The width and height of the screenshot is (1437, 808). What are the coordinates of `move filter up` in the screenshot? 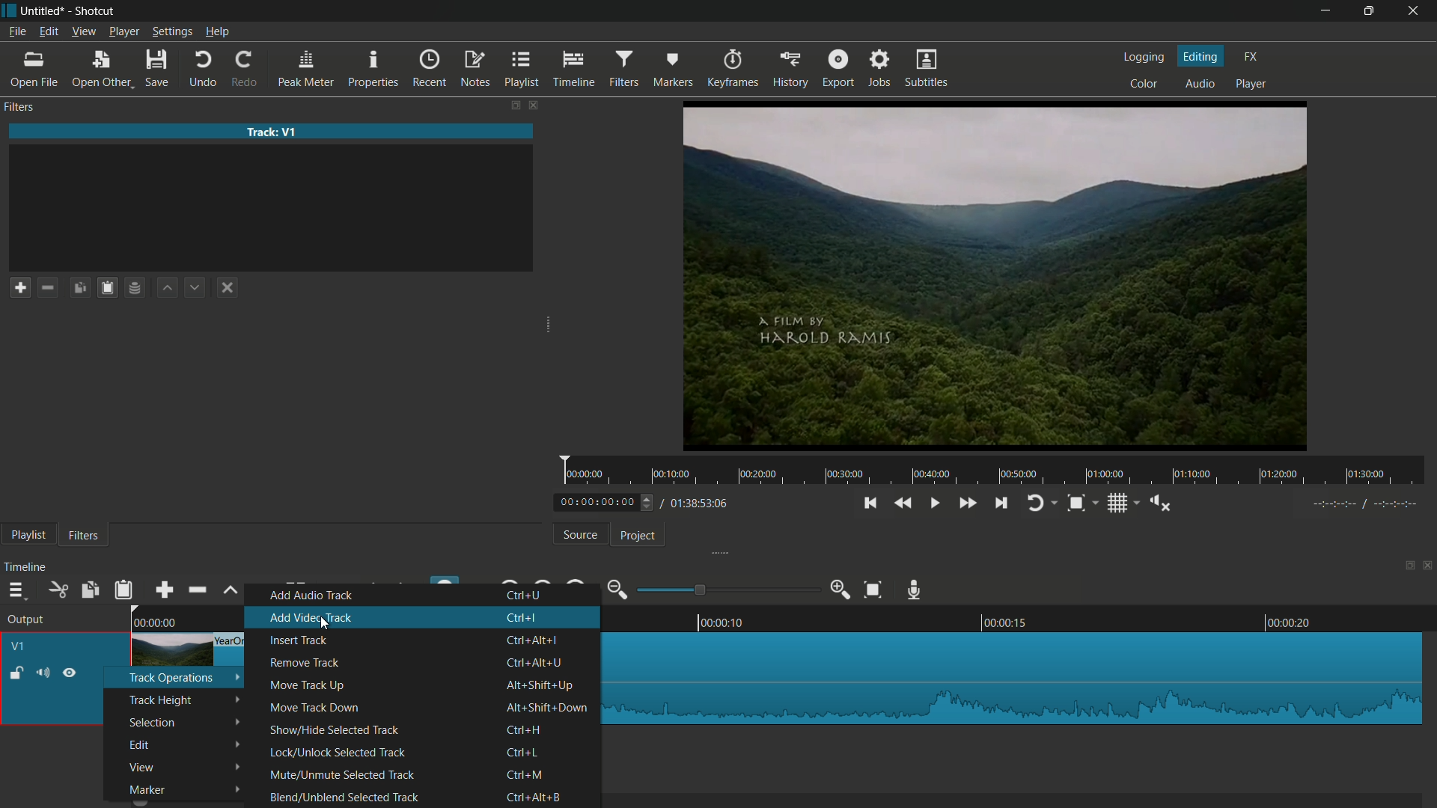 It's located at (167, 289).